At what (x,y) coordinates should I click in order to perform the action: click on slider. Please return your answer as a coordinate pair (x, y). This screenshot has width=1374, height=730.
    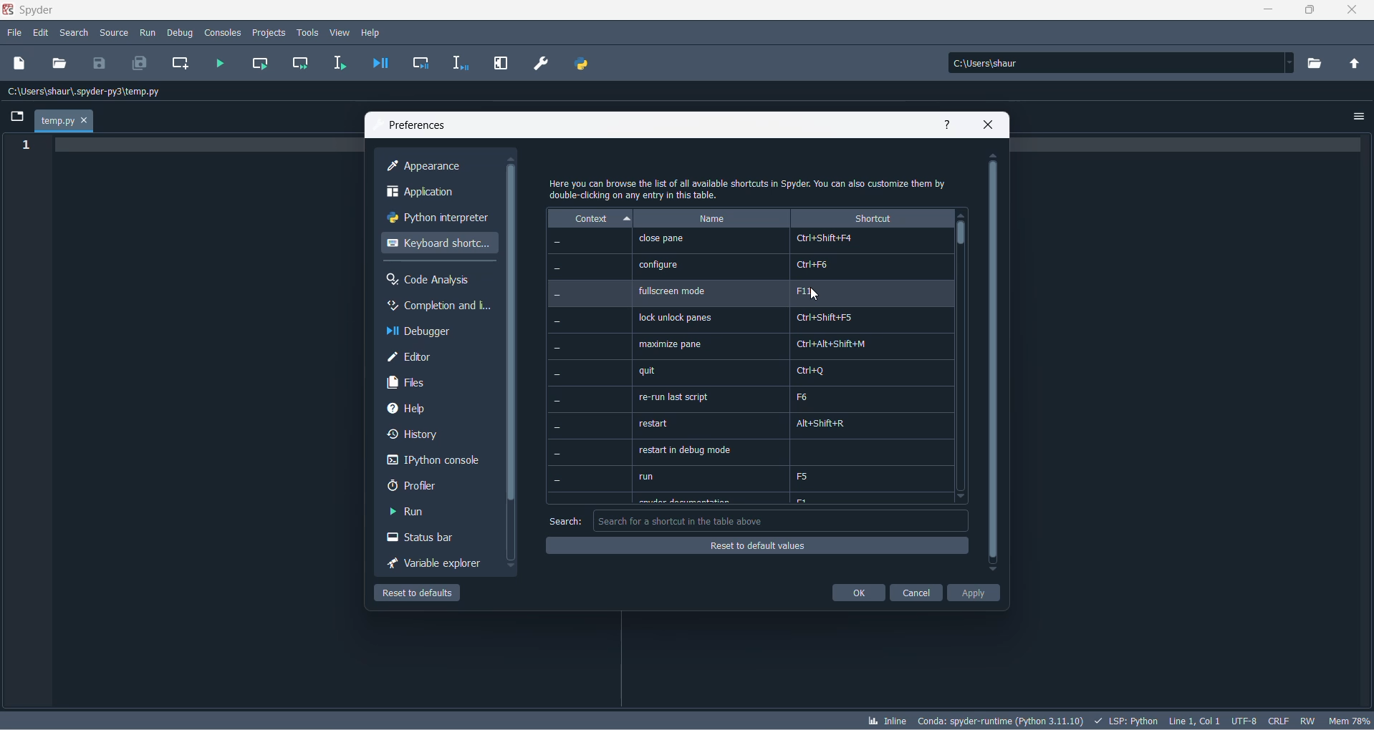
    Looking at the image, I should click on (961, 238).